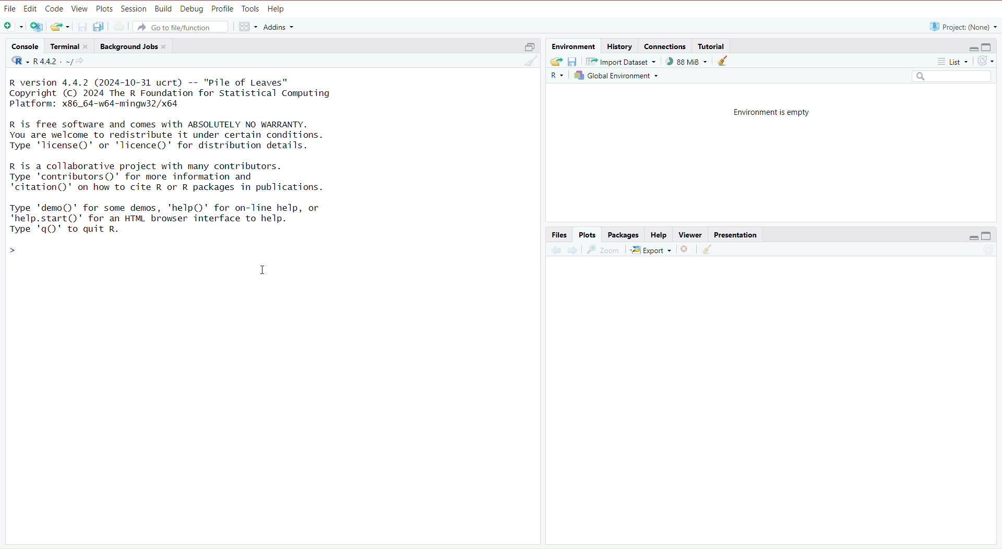 This screenshot has width=1002, height=549. Describe the element at coordinates (37, 28) in the screenshot. I see `create a project` at that location.